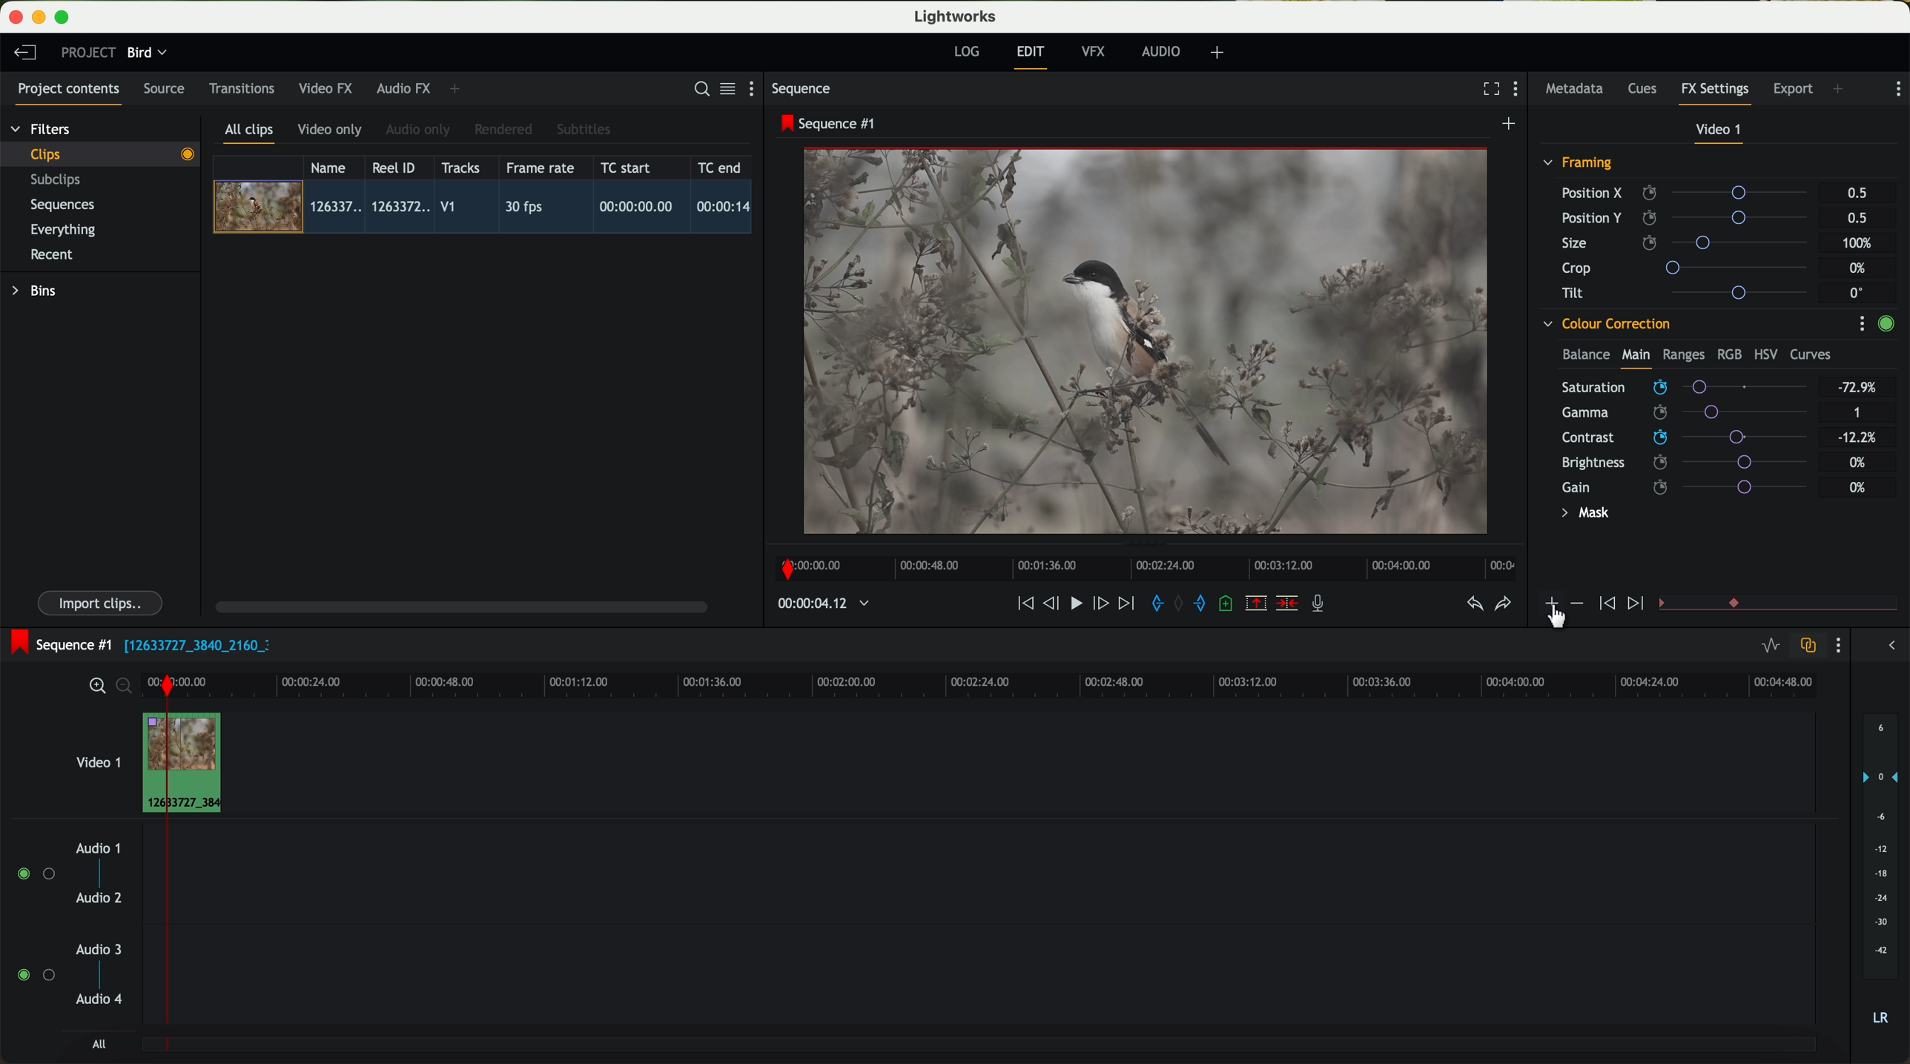 The width and height of the screenshot is (1910, 1064). Describe the element at coordinates (1857, 292) in the screenshot. I see `0°` at that location.